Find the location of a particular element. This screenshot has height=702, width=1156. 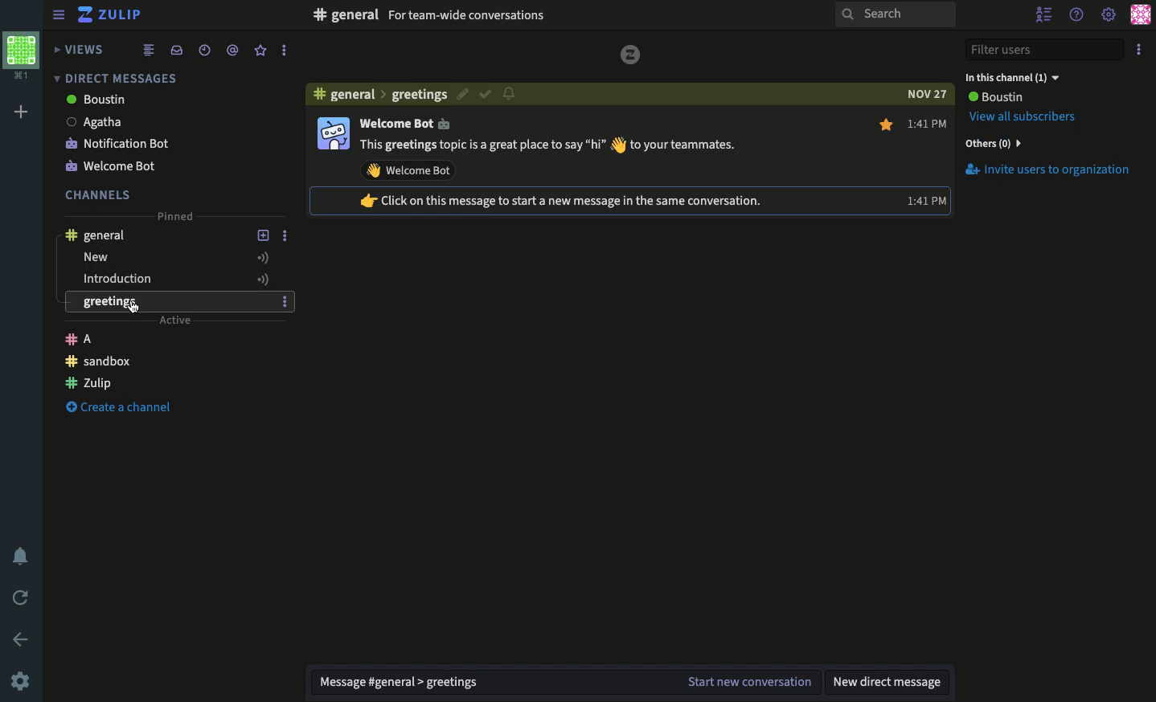

Display picture is located at coordinates (334, 133).